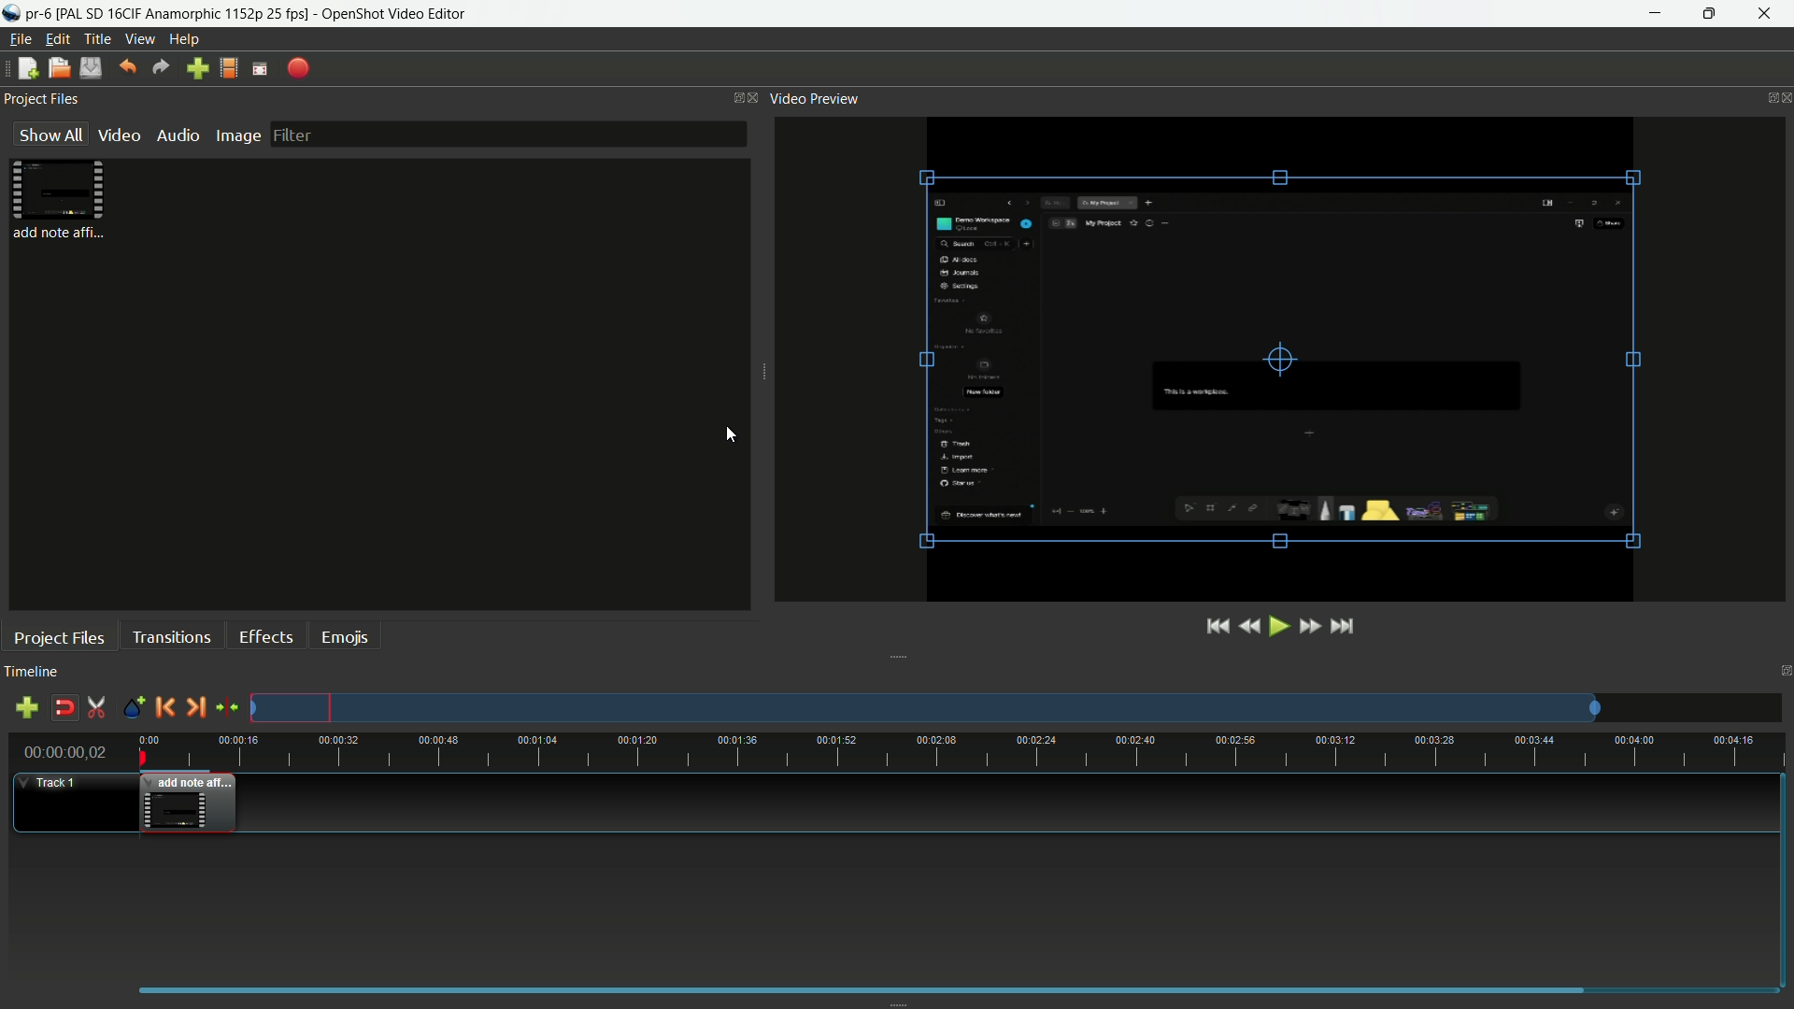  What do you see at coordinates (1657, 14) in the screenshot?
I see `minimize` at bounding box center [1657, 14].